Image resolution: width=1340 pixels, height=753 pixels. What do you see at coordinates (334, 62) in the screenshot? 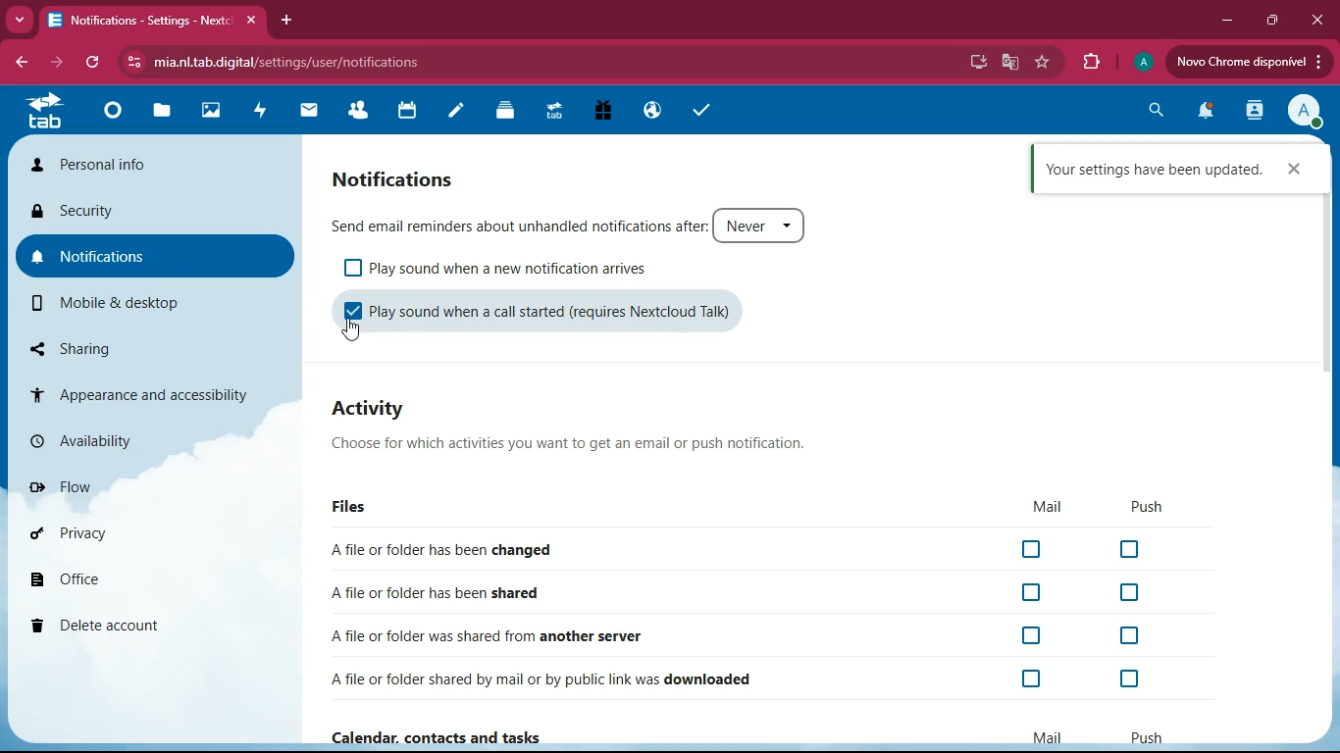
I see `url` at bounding box center [334, 62].